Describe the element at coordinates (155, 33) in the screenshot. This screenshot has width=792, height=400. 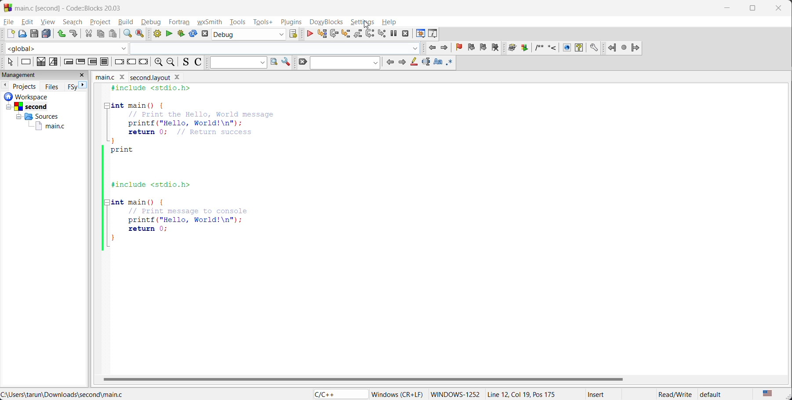
I see `build` at that location.